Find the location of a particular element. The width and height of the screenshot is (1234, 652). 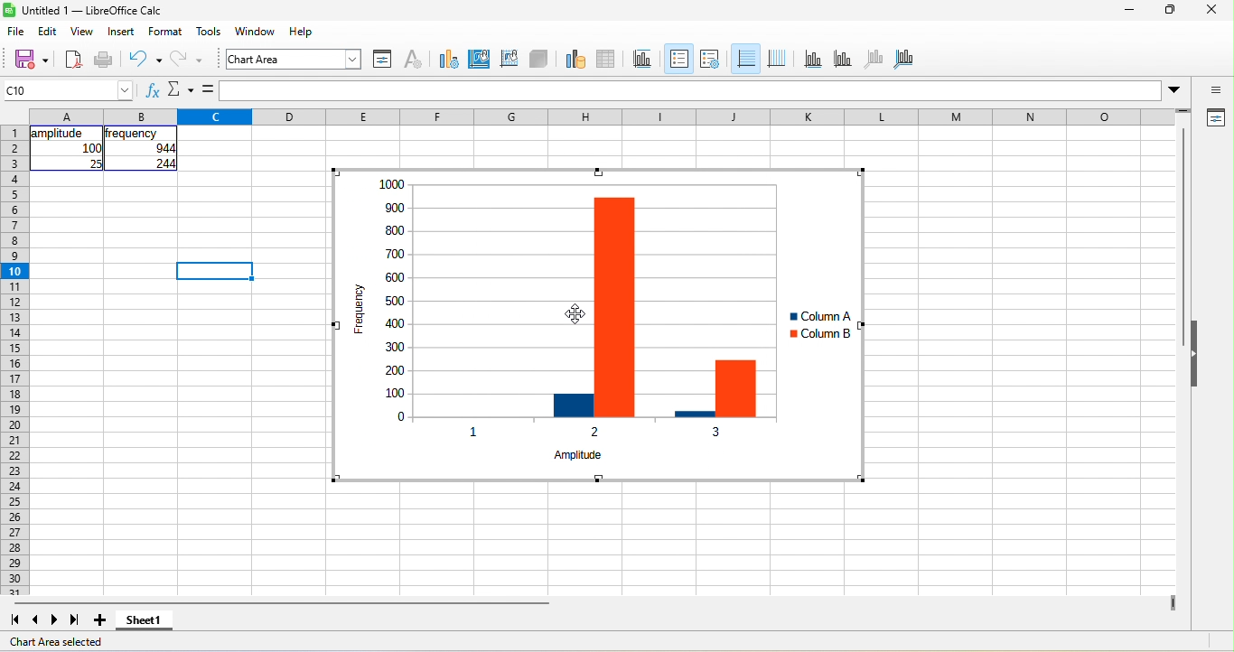

file is located at coordinates (16, 31).